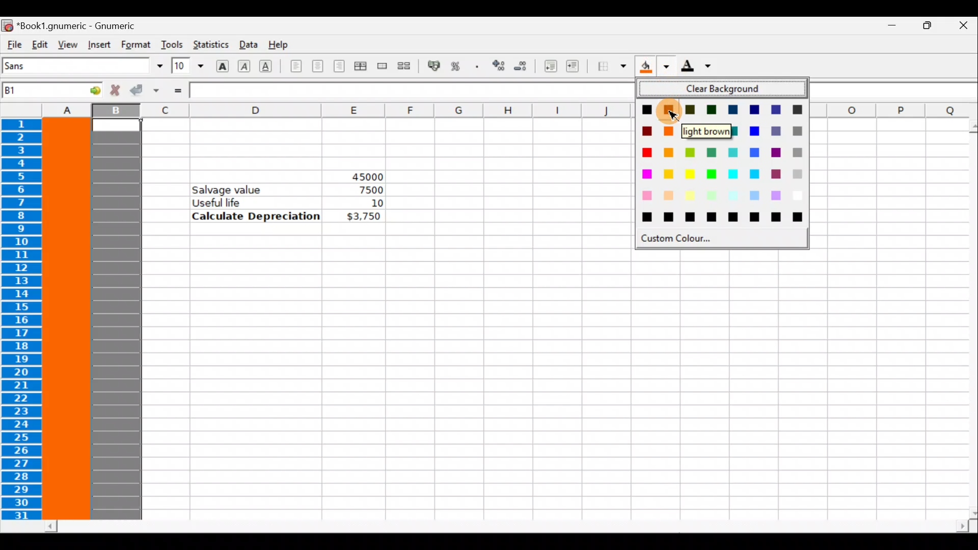 The height and width of the screenshot is (550, 978). What do you see at coordinates (144, 91) in the screenshot?
I see `Accept change` at bounding box center [144, 91].